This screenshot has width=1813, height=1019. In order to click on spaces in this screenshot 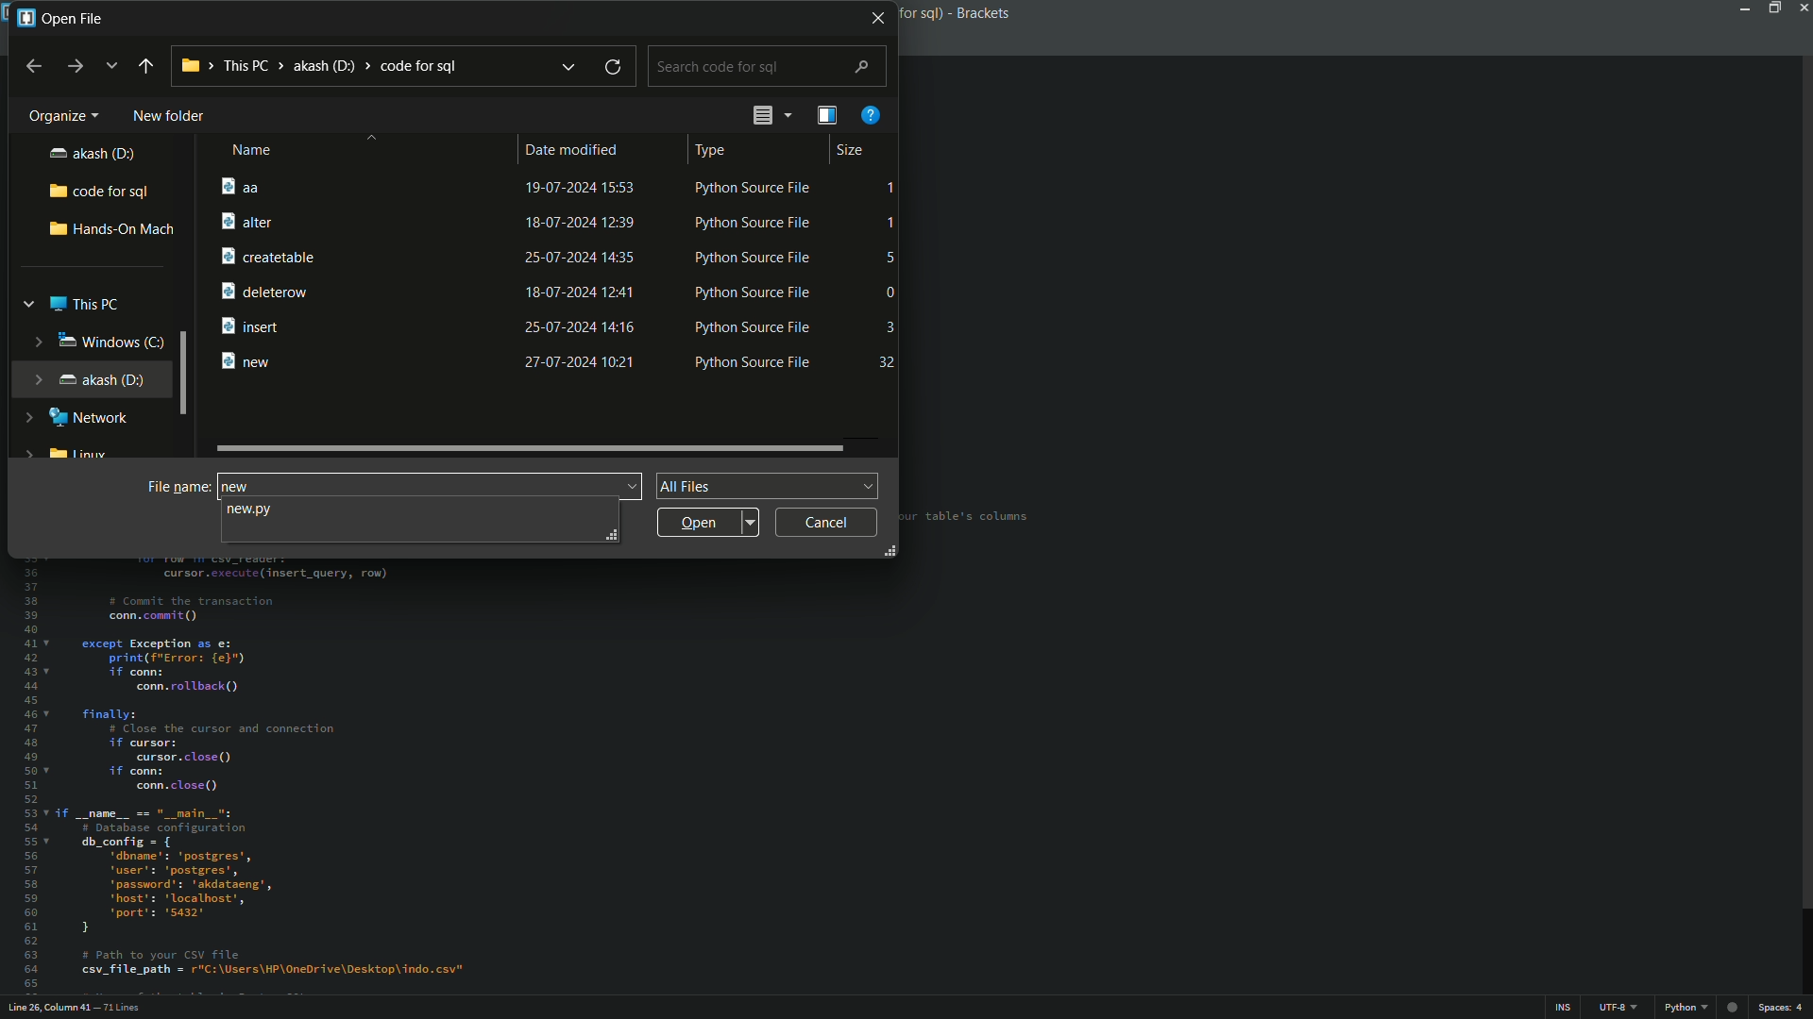, I will do `click(1784, 1011)`.